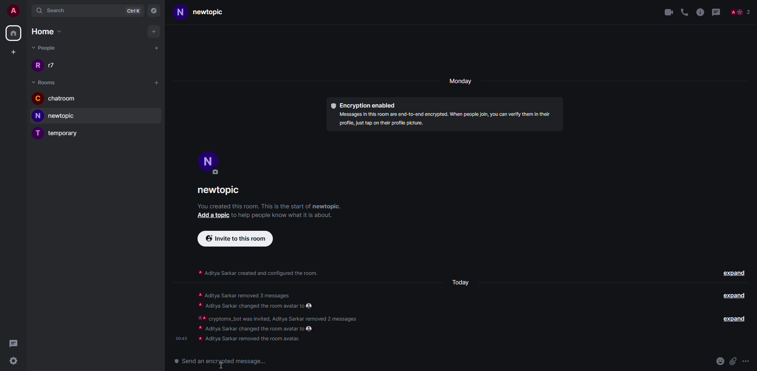  I want to click on expand, so click(735, 273).